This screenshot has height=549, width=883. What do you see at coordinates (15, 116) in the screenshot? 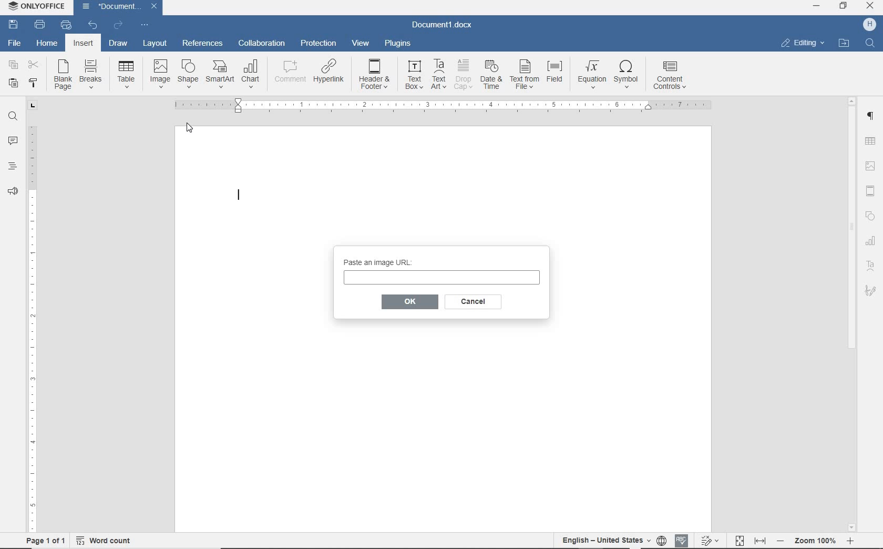
I see `find and replace` at bounding box center [15, 116].